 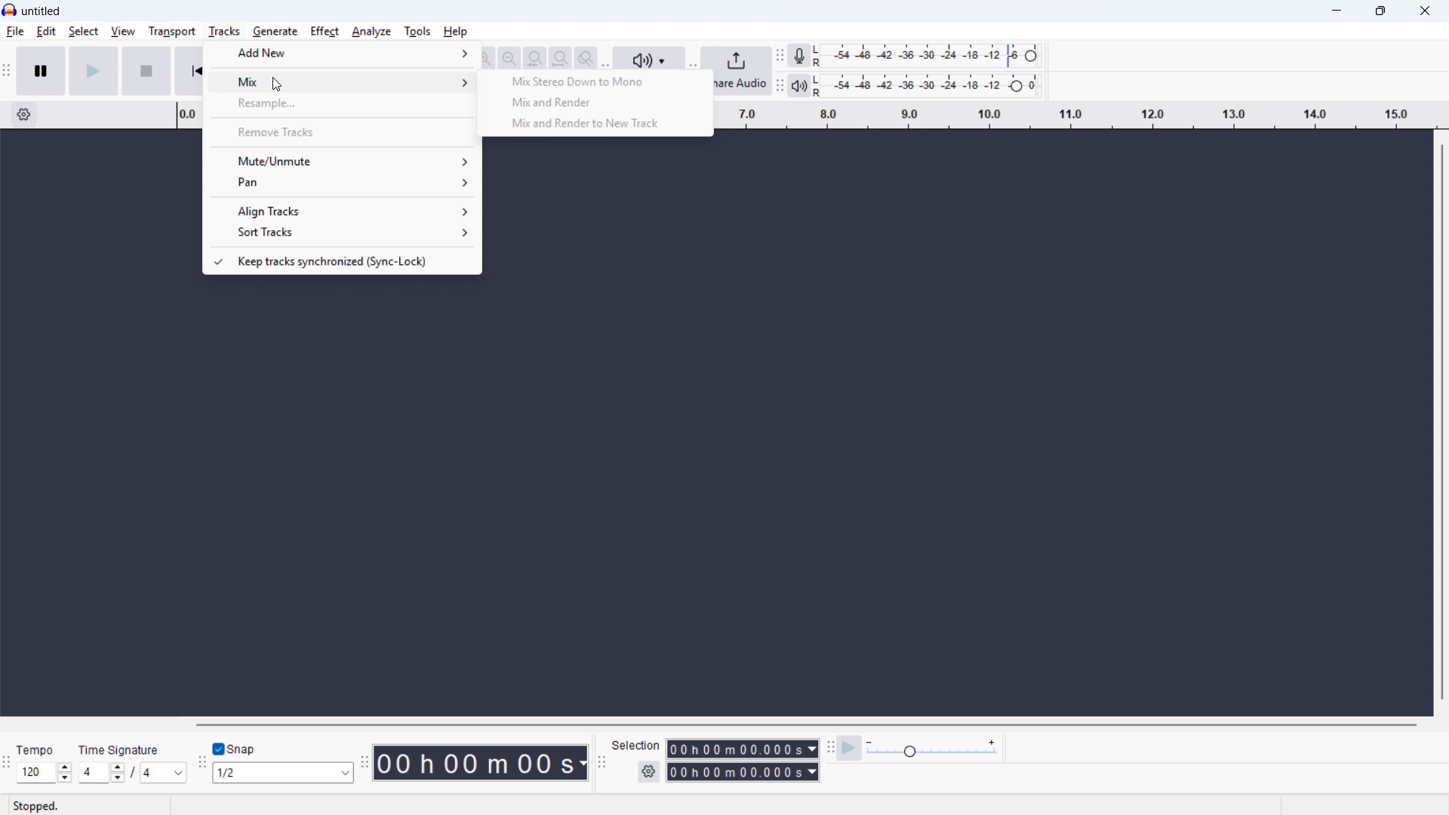 What do you see at coordinates (924, 86) in the screenshot?
I see `Playback level ` at bounding box center [924, 86].